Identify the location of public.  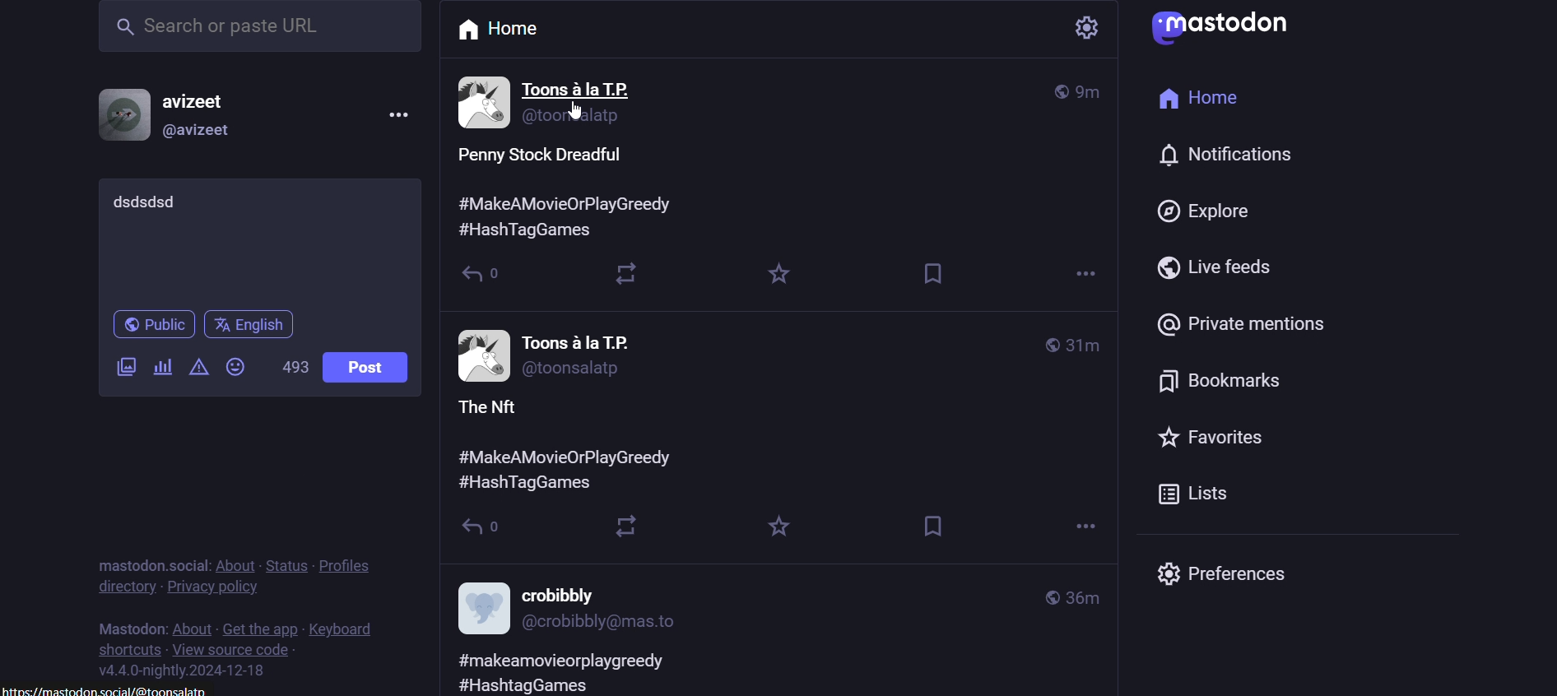
(148, 327).